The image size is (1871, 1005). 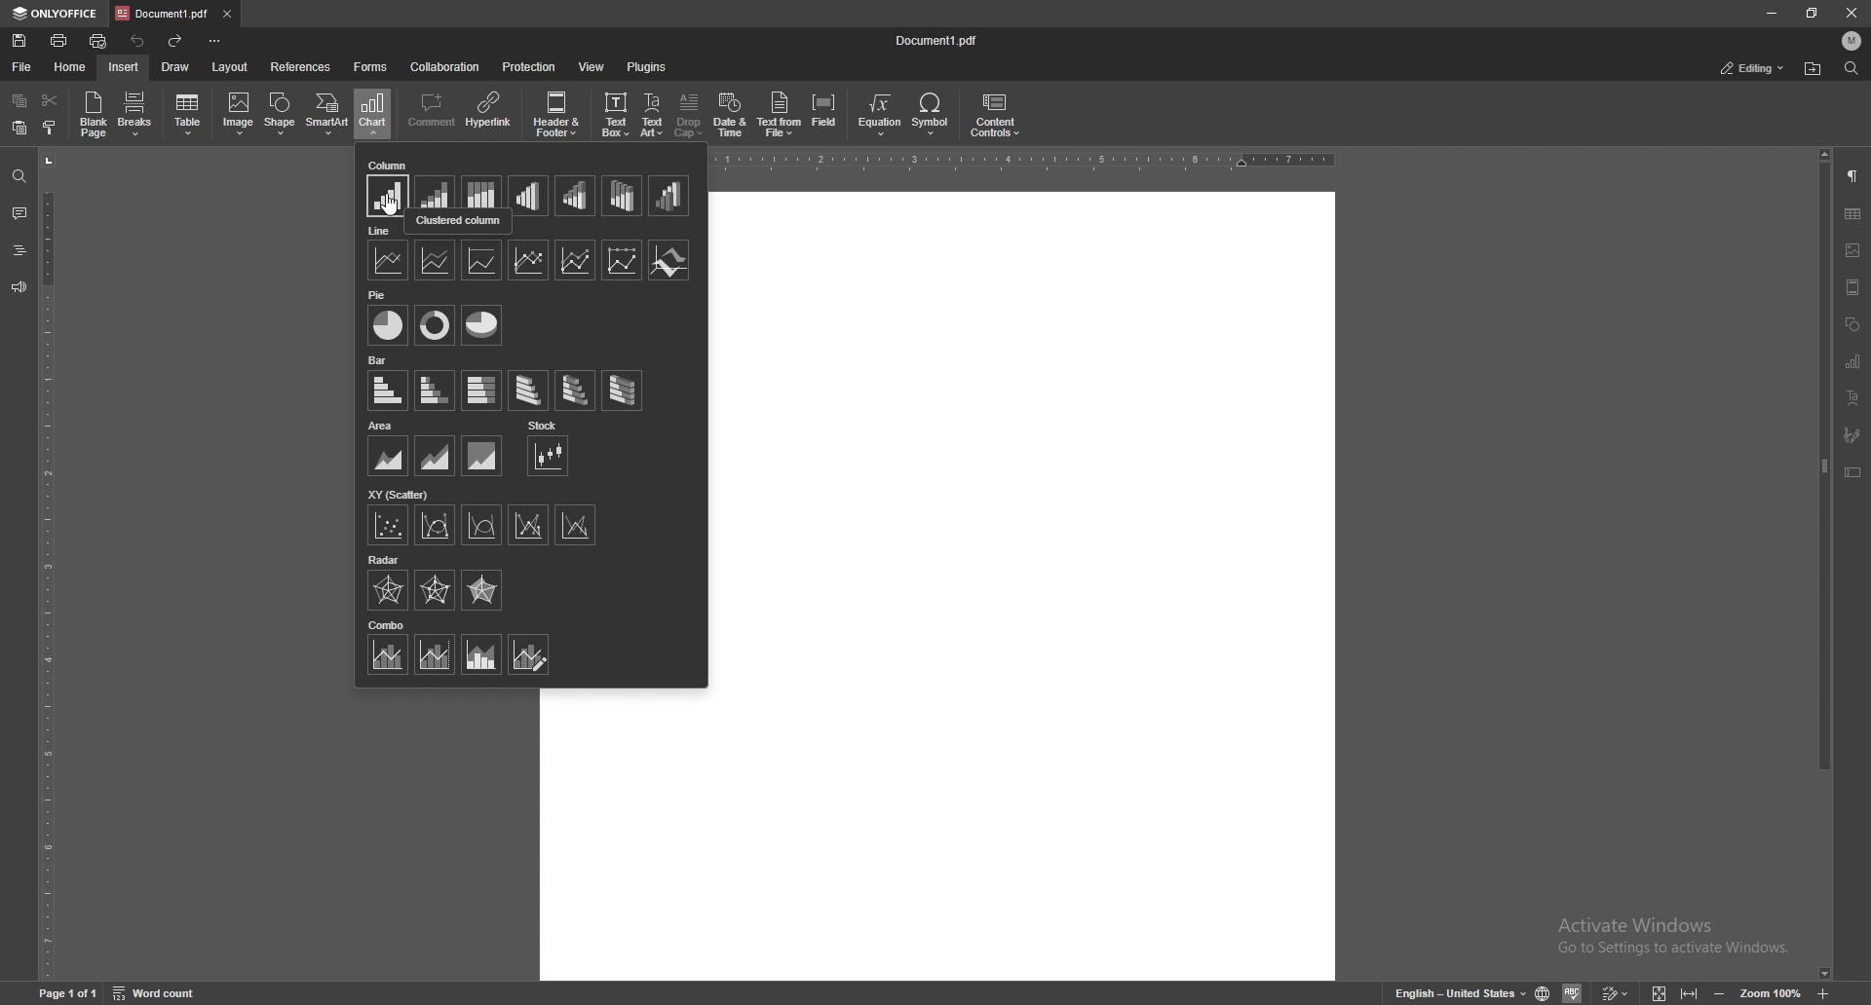 What do you see at coordinates (124, 66) in the screenshot?
I see `insert` at bounding box center [124, 66].